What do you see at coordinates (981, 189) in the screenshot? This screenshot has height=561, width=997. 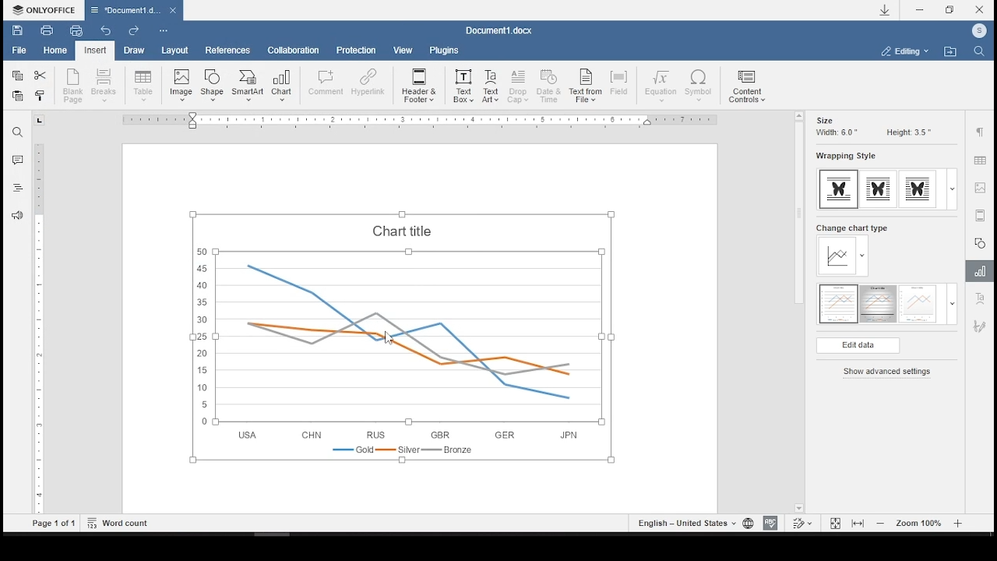 I see `image settings` at bounding box center [981, 189].